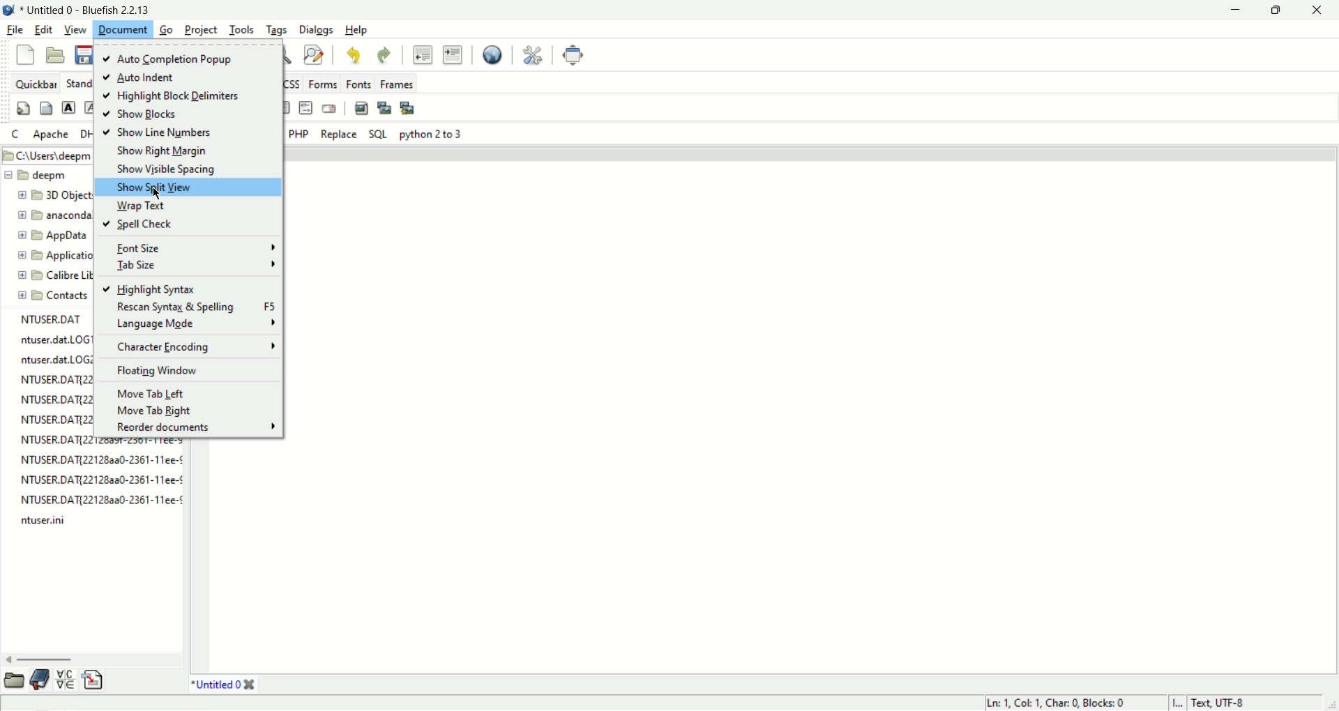 This screenshot has height=711, width=1339. I want to click on highligh block delimiters, so click(172, 95).